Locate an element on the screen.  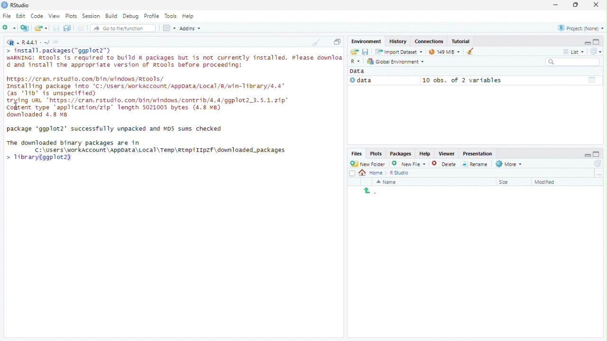
Build is located at coordinates (112, 16).